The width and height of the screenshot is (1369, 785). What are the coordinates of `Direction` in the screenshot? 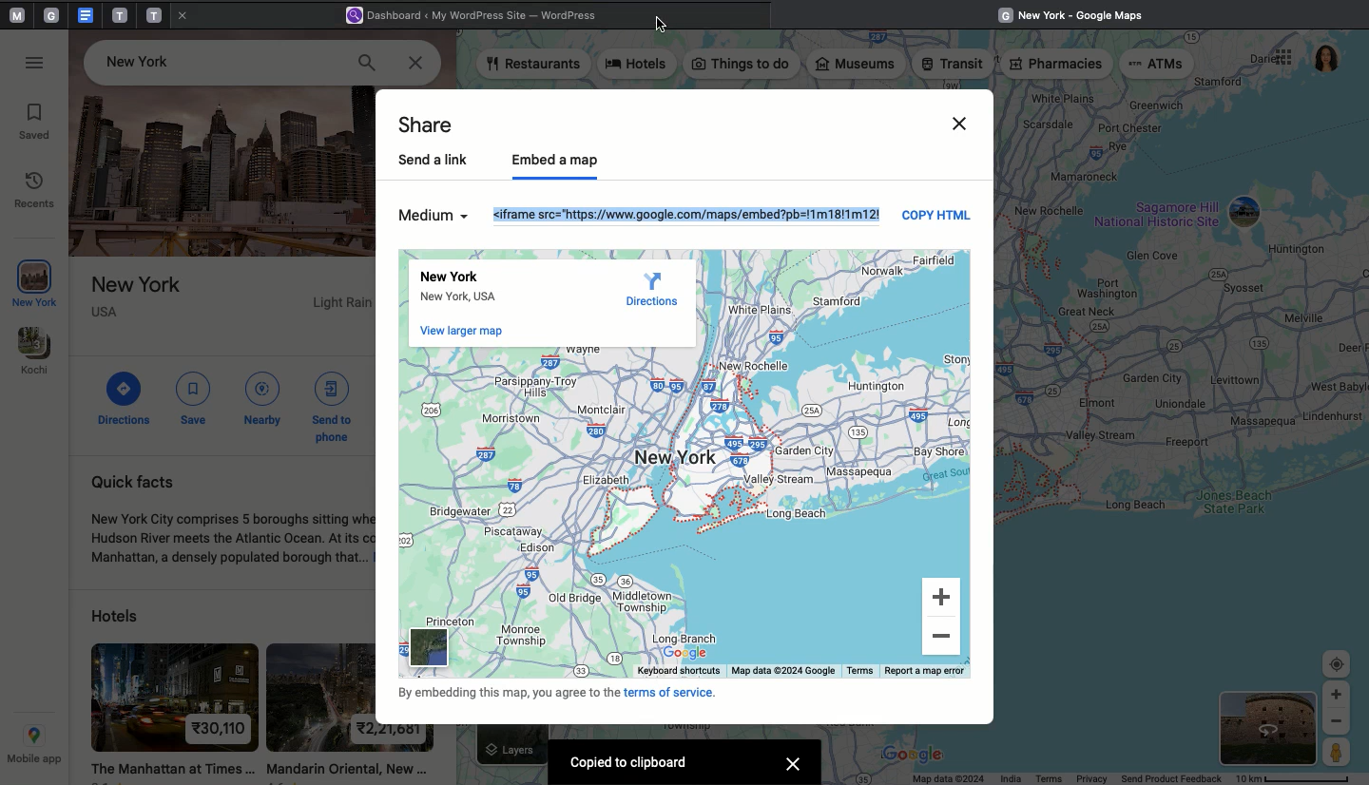 It's located at (646, 289).